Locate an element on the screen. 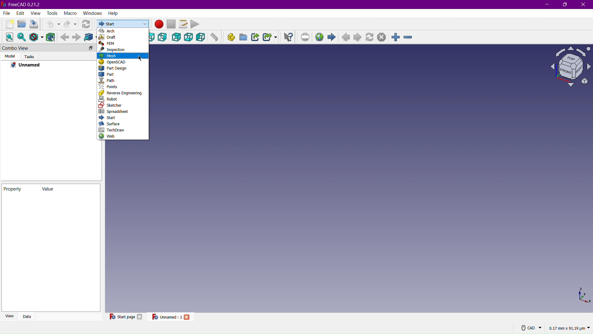 Image resolution: width=593 pixels, height=334 pixels. Draft is located at coordinates (124, 38).